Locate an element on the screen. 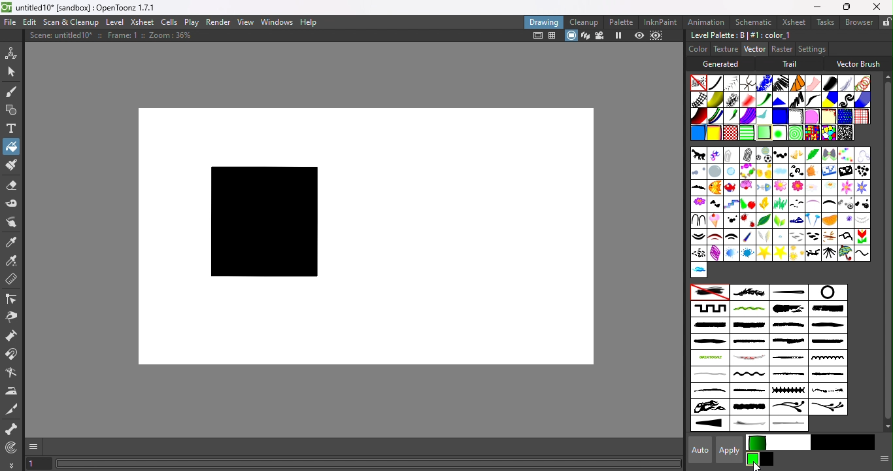 This screenshot has width=893, height=471. Fill tool is located at coordinates (11, 146).